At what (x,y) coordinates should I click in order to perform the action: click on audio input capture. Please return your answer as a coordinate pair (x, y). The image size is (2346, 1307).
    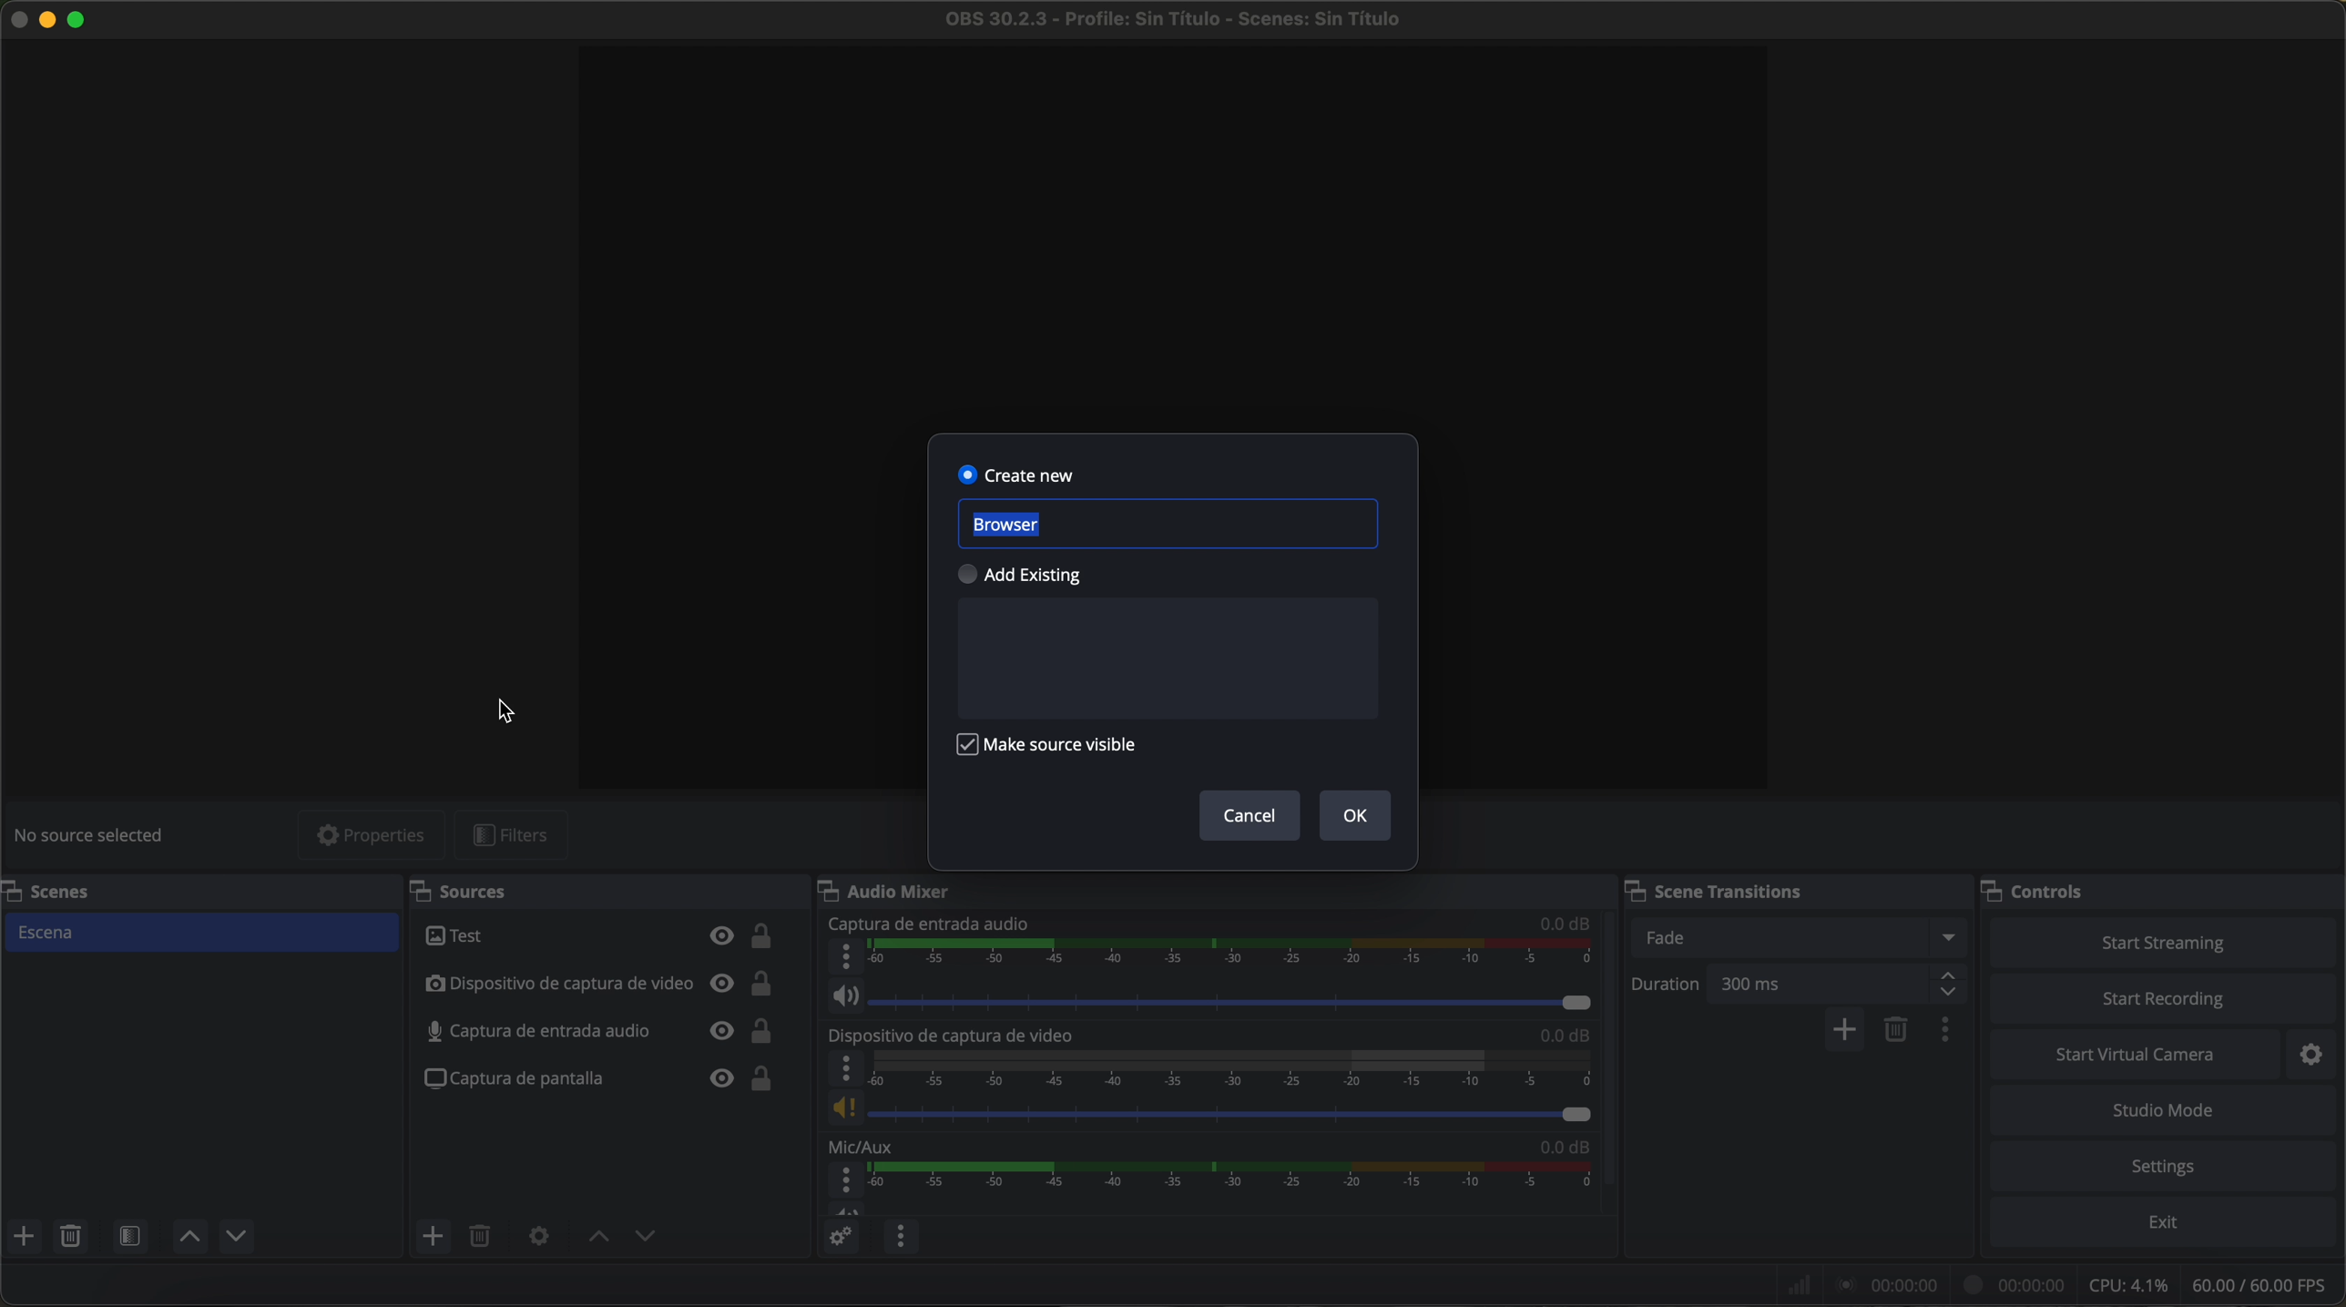
    Looking at the image, I should click on (604, 1031).